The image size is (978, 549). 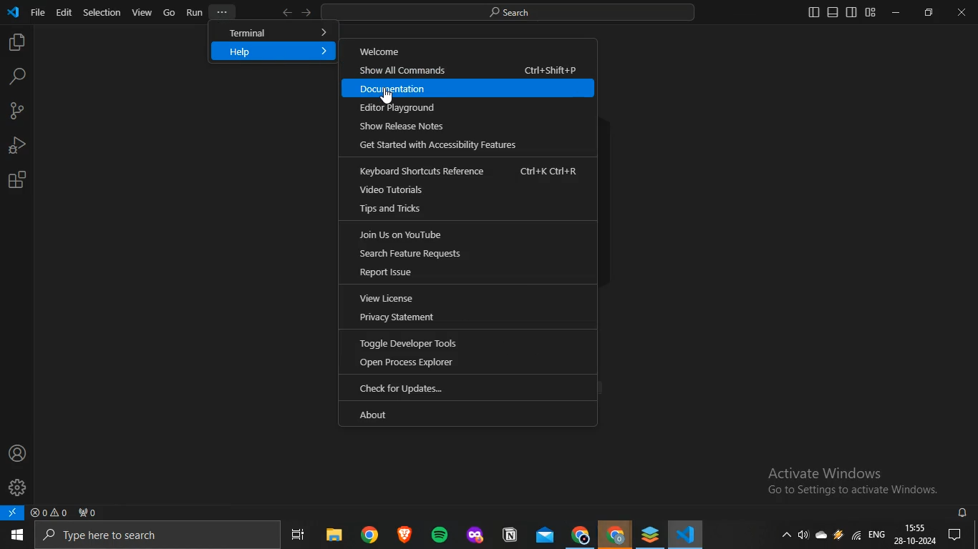 I want to click on source control, so click(x=15, y=112).